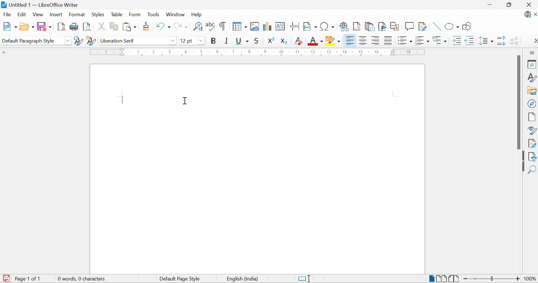  What do you see at coordinates (532, 53) in the screenshot?
I see `Sidebar Settings` at bounding box center [532, 53].